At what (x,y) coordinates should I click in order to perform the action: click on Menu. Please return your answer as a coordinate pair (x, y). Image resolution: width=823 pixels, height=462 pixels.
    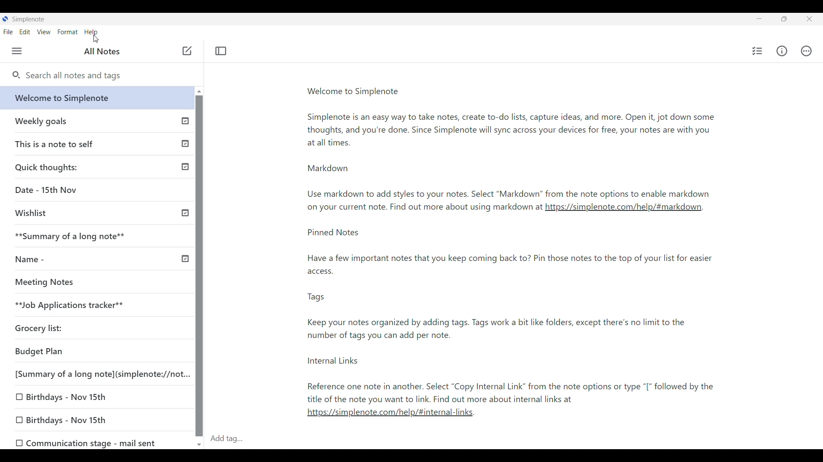
    Looking at the image, I should click on (17, 51).